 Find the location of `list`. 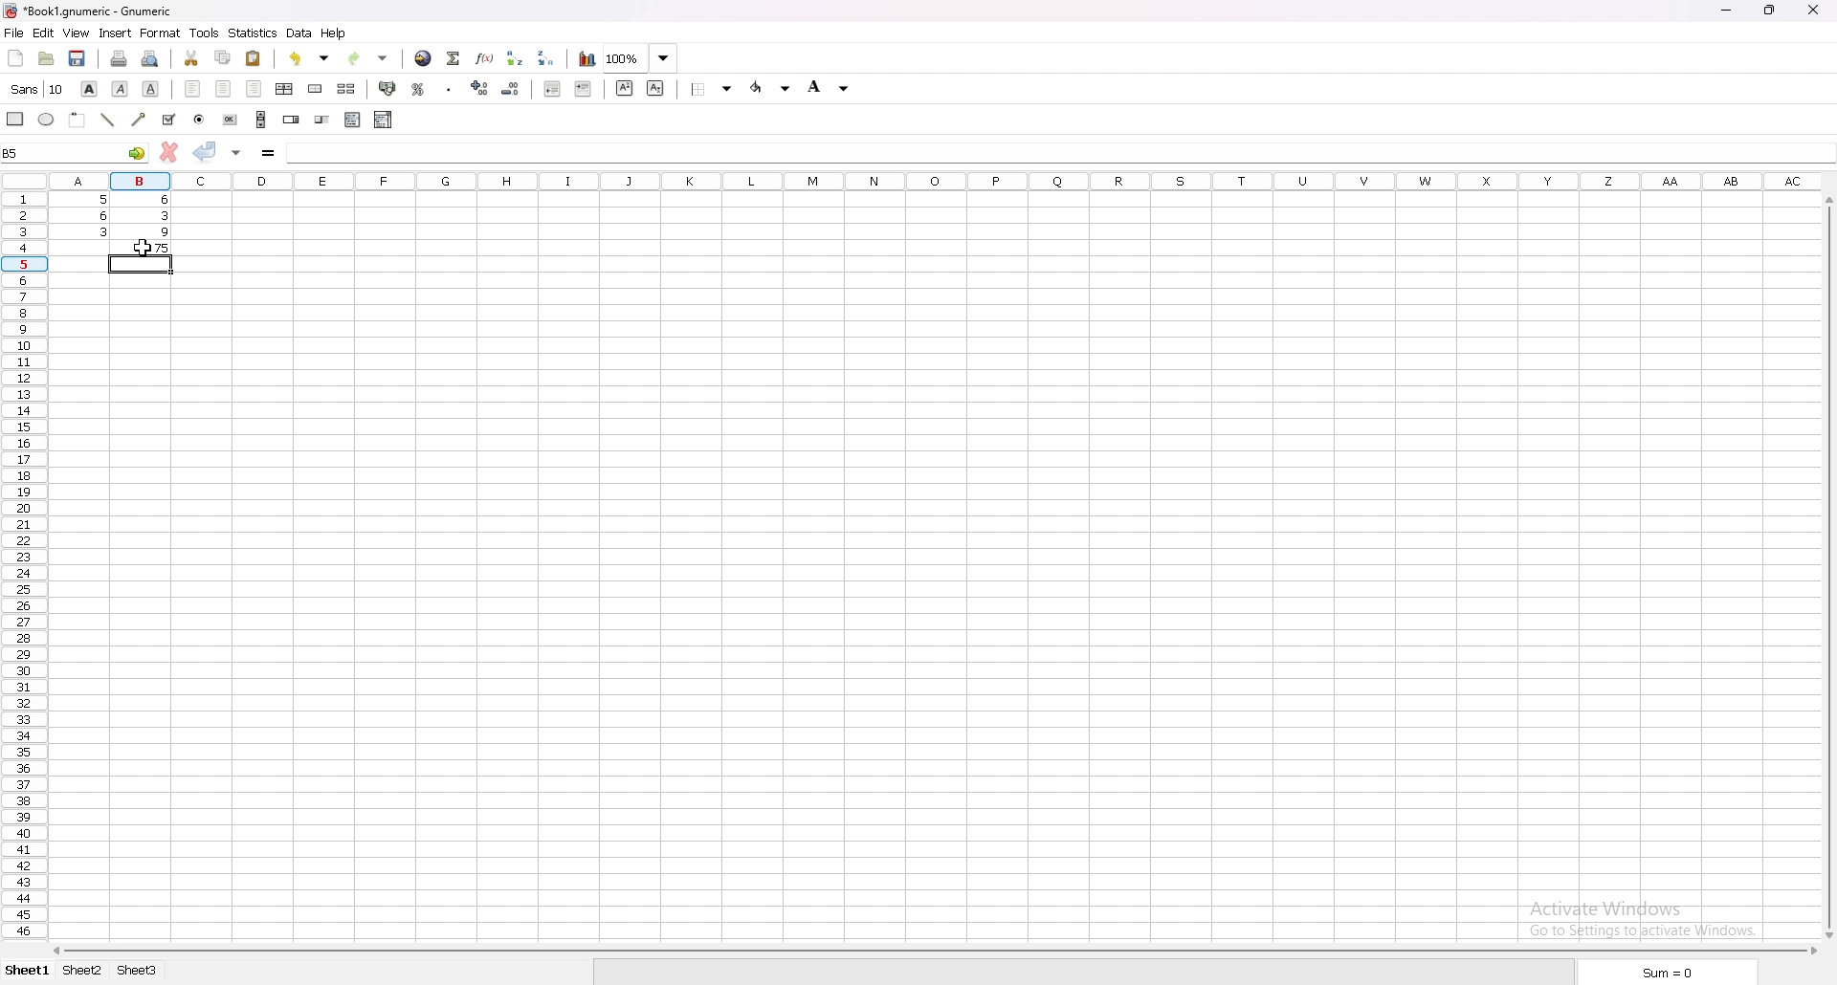

list is located at coordinates (352, 119).